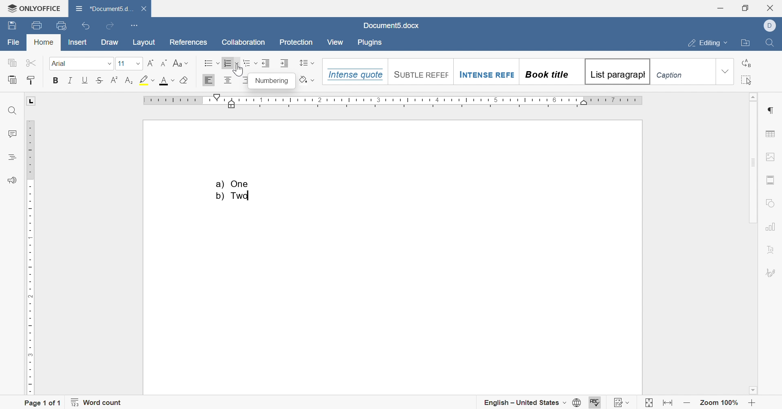  Describe the element at coordinates (229, 80) in the screenshot. I see `Align center` at that location.